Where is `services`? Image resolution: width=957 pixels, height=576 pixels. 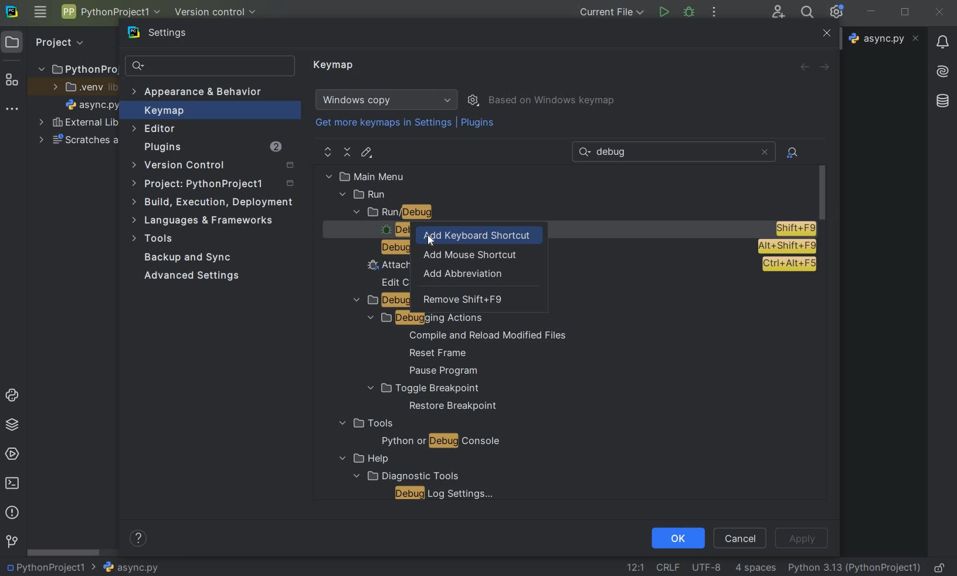 services is located at coordinates (13, 453).